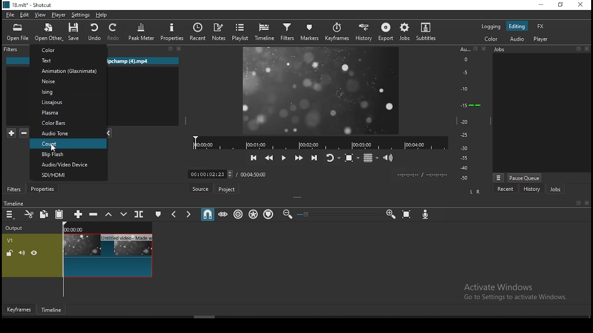  Describe the element at coordinates (24, 202) in the screenshot. I see `Timeline` at that location.